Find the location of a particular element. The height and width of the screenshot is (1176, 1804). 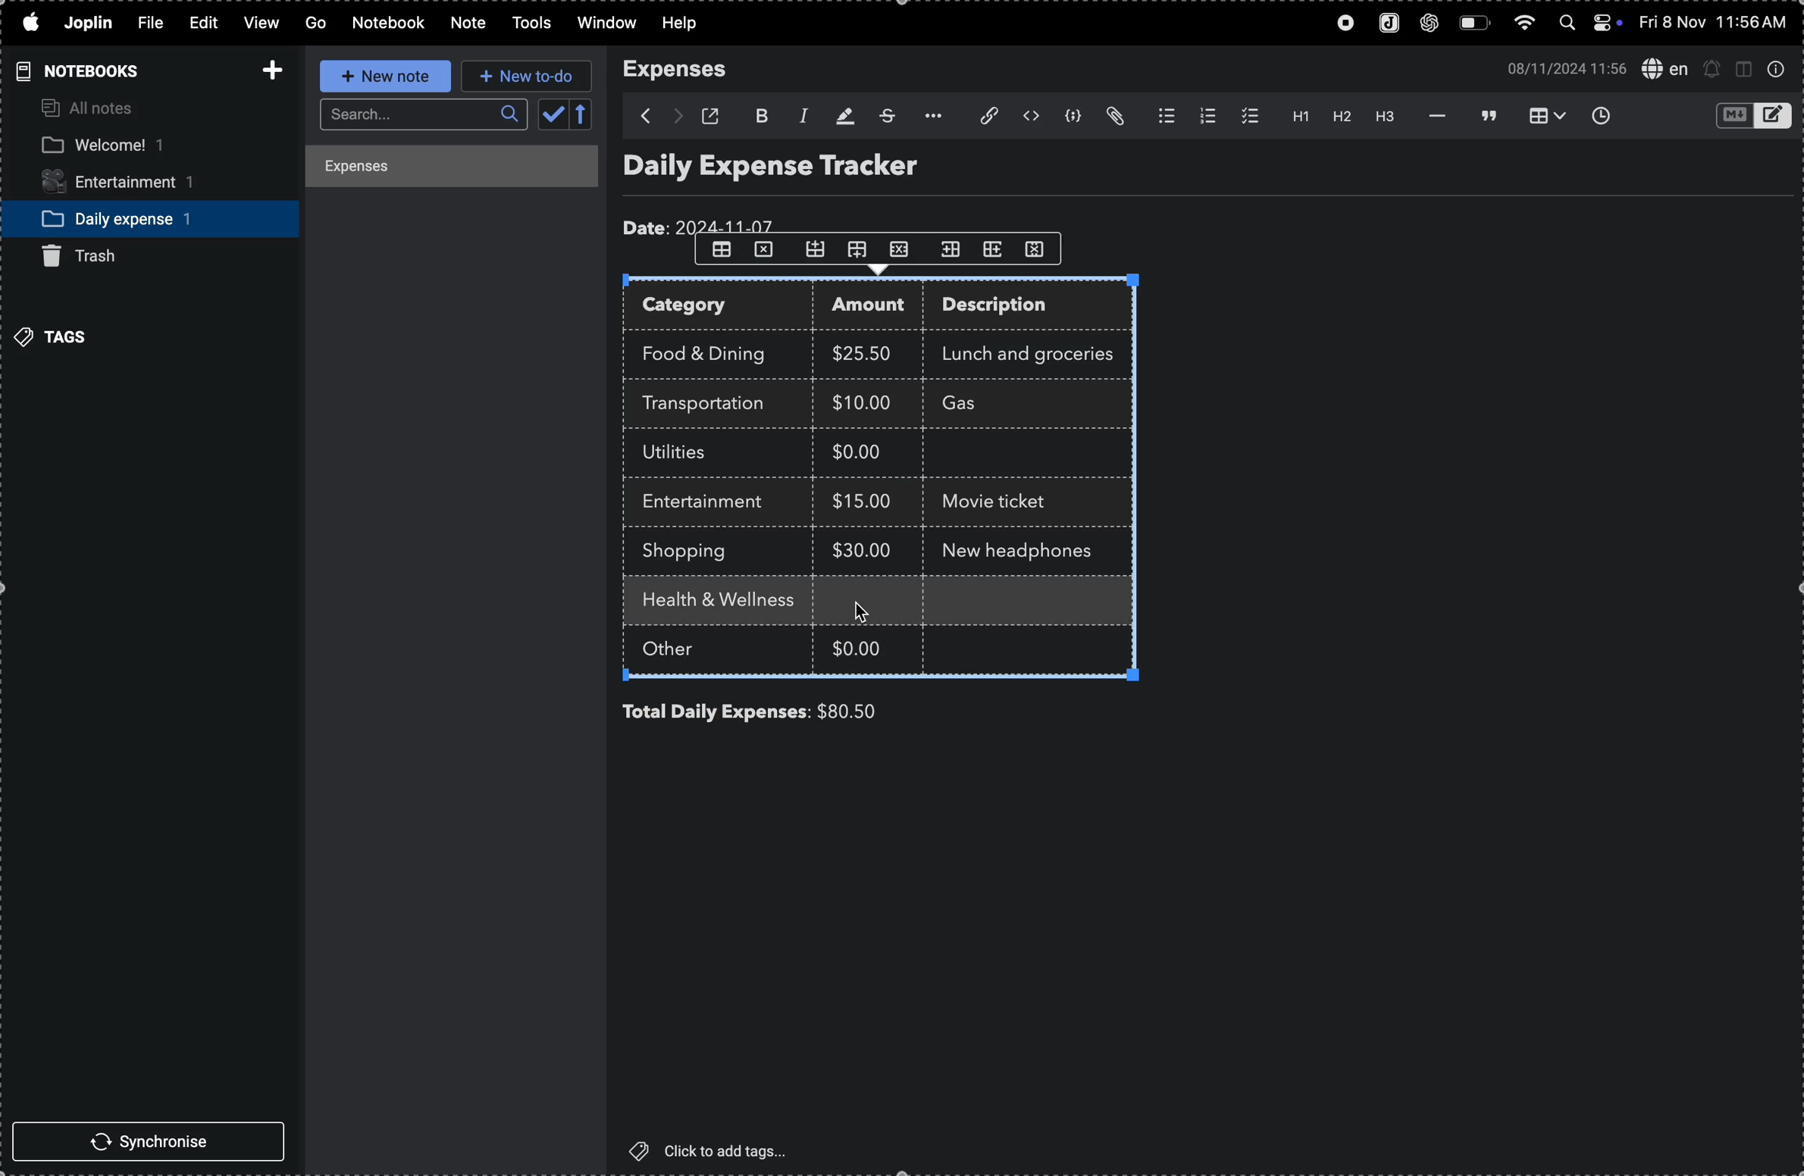

shift coloumn to right is located at coordinates (951, 249).